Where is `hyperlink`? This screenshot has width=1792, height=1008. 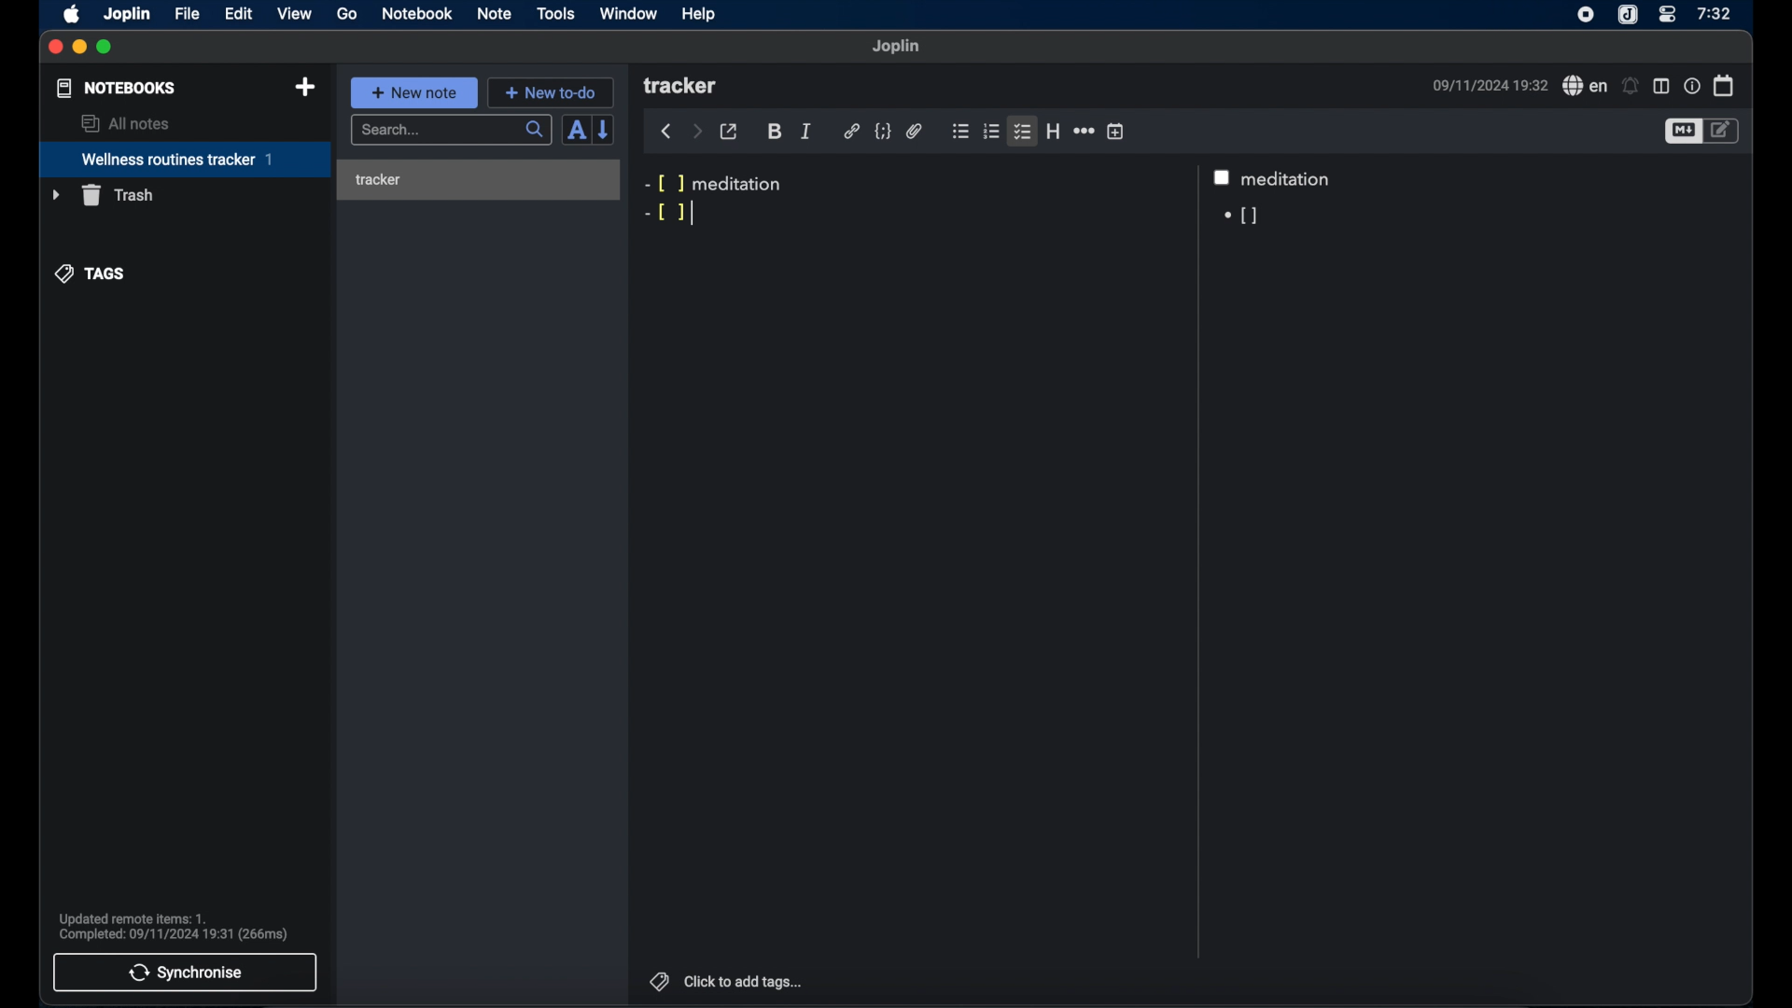
hyperlink is located at coordinates (851, 132).